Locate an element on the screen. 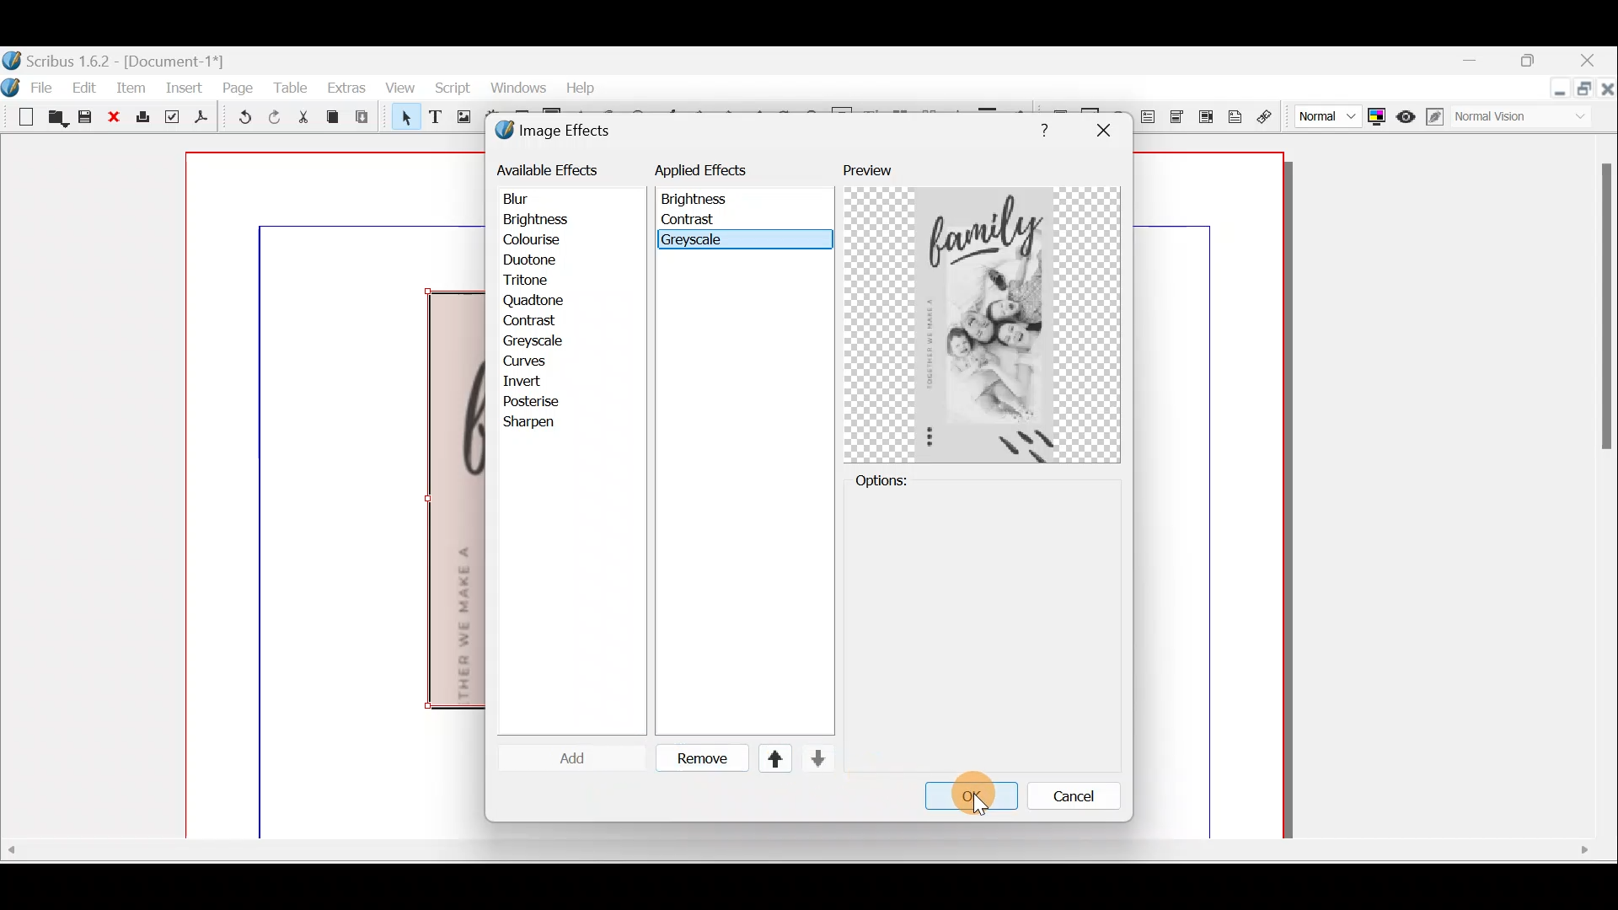 The width and height of the screenshot is (1618, 910). Close is located at coordinates (1607, 90).